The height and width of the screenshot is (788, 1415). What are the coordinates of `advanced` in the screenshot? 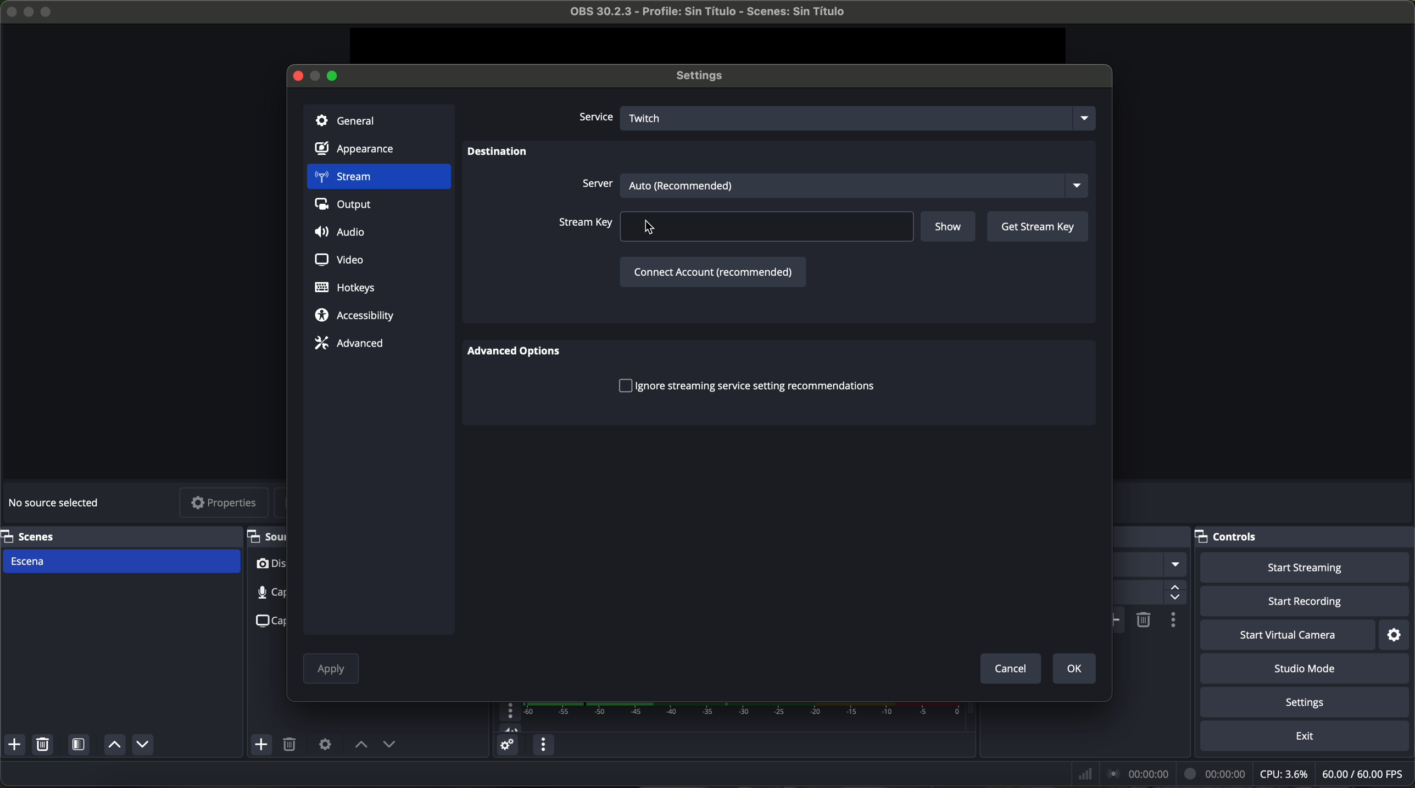 It's located at (349, 343).